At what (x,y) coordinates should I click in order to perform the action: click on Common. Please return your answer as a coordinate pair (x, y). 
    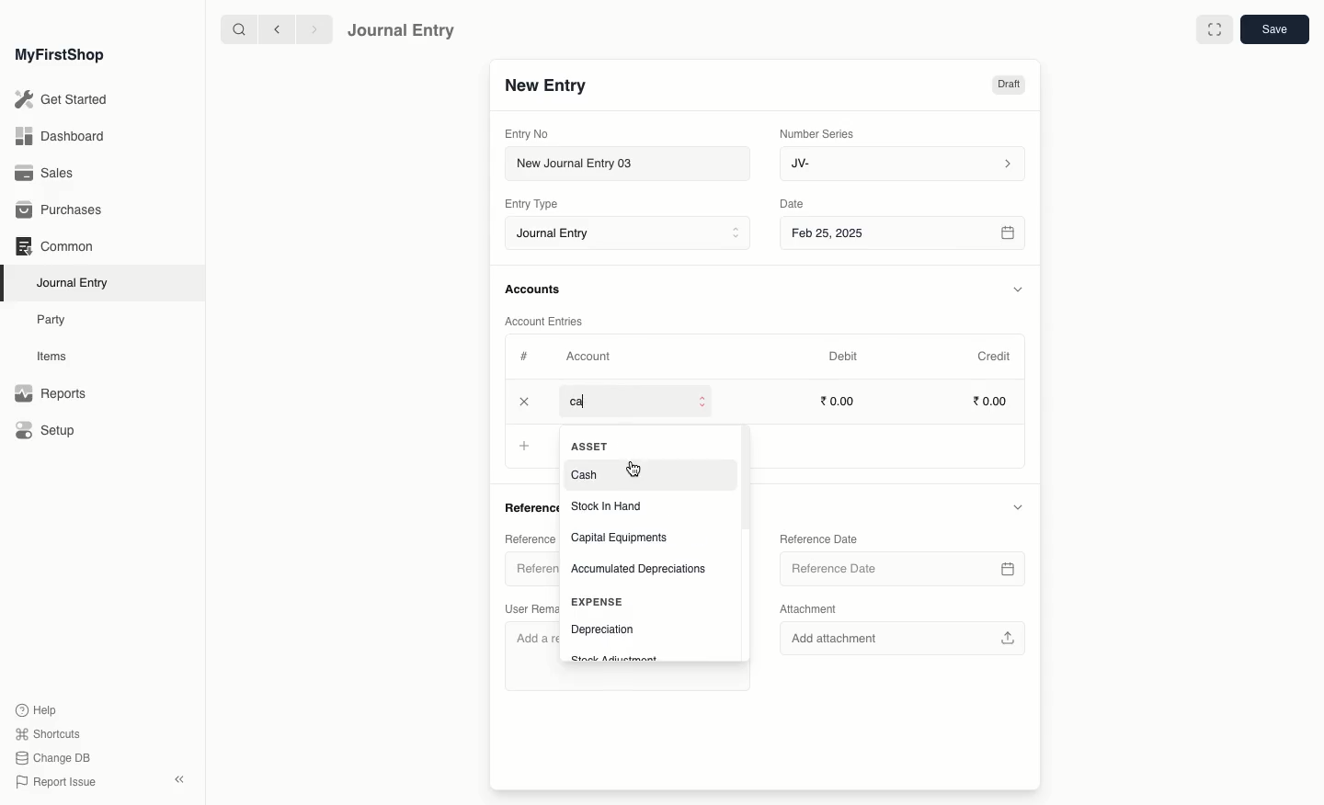
    Looking at the image, I should click on (53, 246).